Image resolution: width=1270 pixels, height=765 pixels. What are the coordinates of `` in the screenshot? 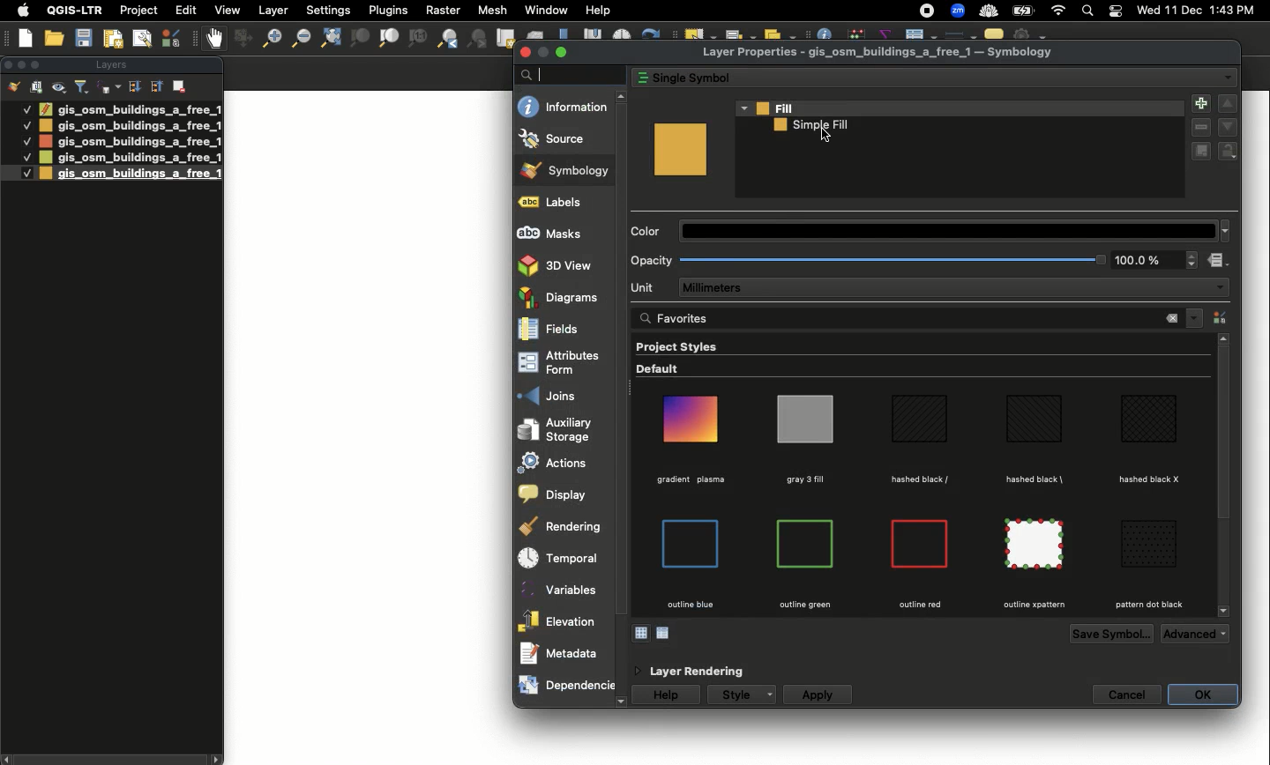 It's located at (958, 11).